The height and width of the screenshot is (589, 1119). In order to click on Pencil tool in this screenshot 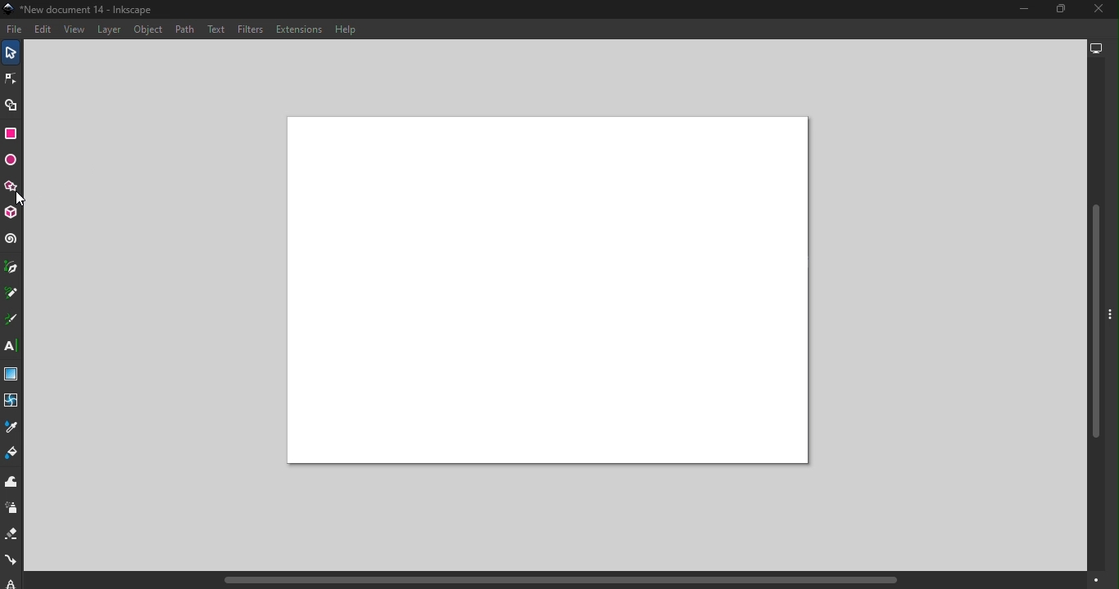, I will do `click(11, 294)`.